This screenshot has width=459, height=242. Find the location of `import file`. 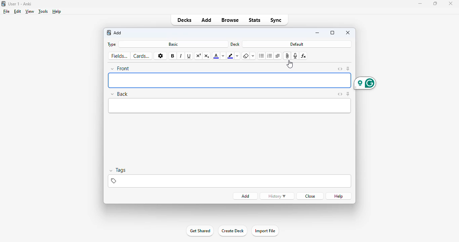

import file is located at coordinates (264, 231).